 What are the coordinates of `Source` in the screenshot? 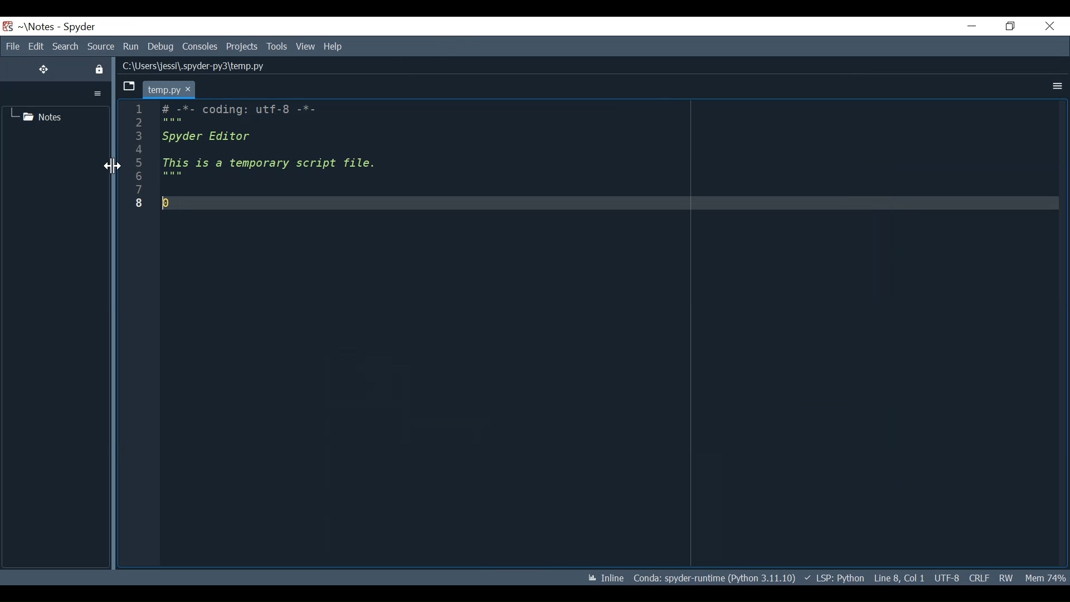 It's located at (101, 46).